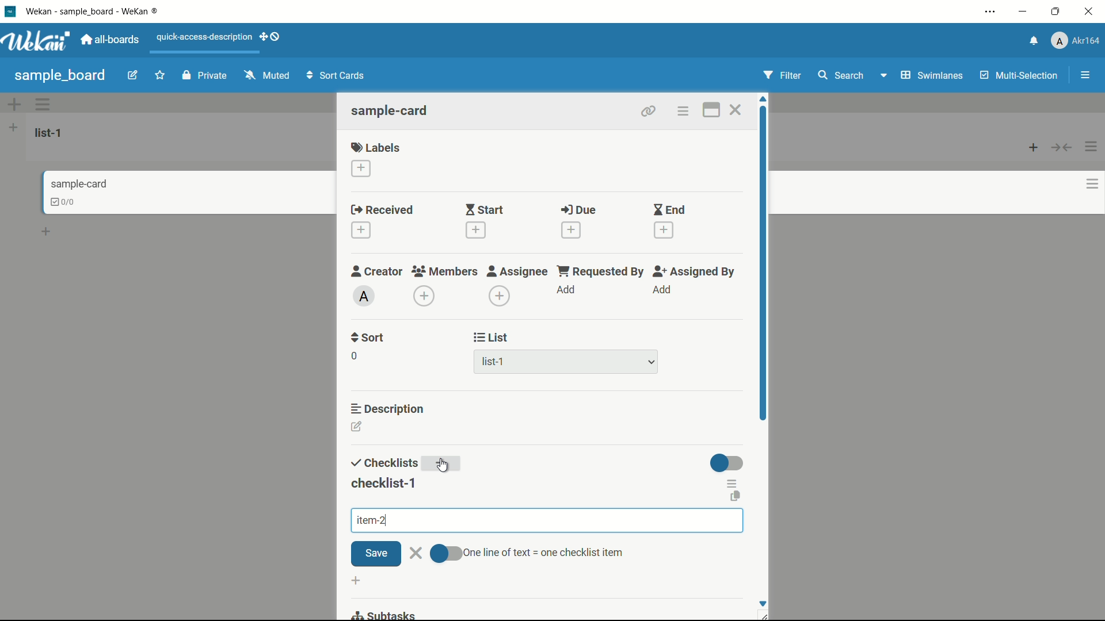 The image size is (1105, 621). Describe the element at coordinates (94, 11) in the screenshot. I see `app name` at that location.